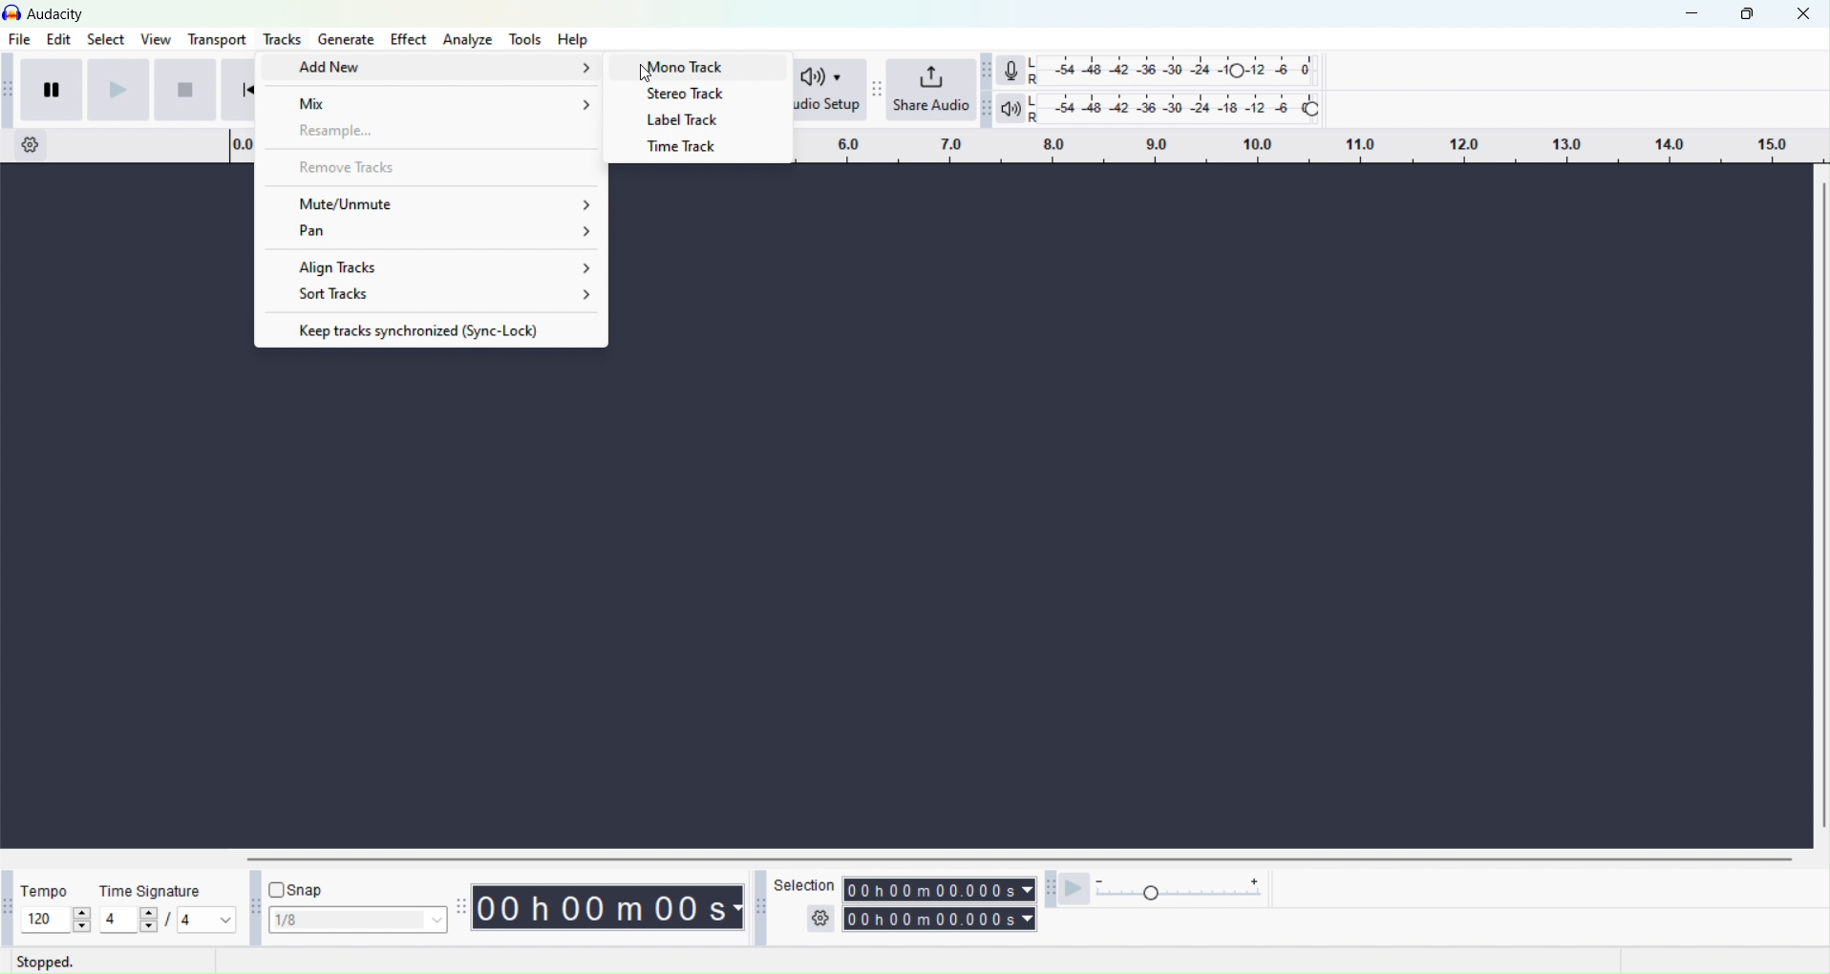 The width and height of the screenshot is (1830, 974). Describe the element at coordinates (115, 919) in the screenshot. I see `edit/current beats per measure` at that location.